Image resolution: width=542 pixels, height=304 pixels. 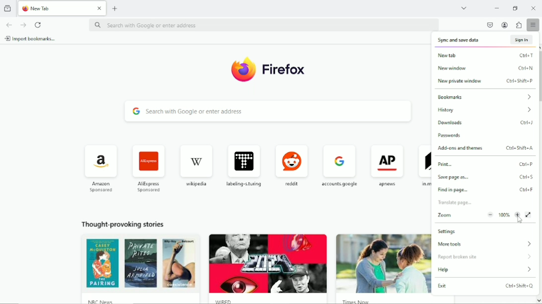 I want to click on wred, so click(x=223, y=300).